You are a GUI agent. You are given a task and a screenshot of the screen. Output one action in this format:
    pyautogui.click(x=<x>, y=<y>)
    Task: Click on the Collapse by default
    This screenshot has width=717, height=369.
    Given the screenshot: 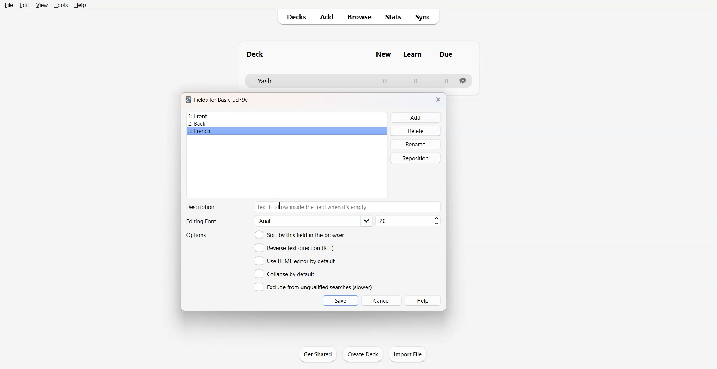 What is the action you would take?
    pyautogui.click(x=286, y=274)
    